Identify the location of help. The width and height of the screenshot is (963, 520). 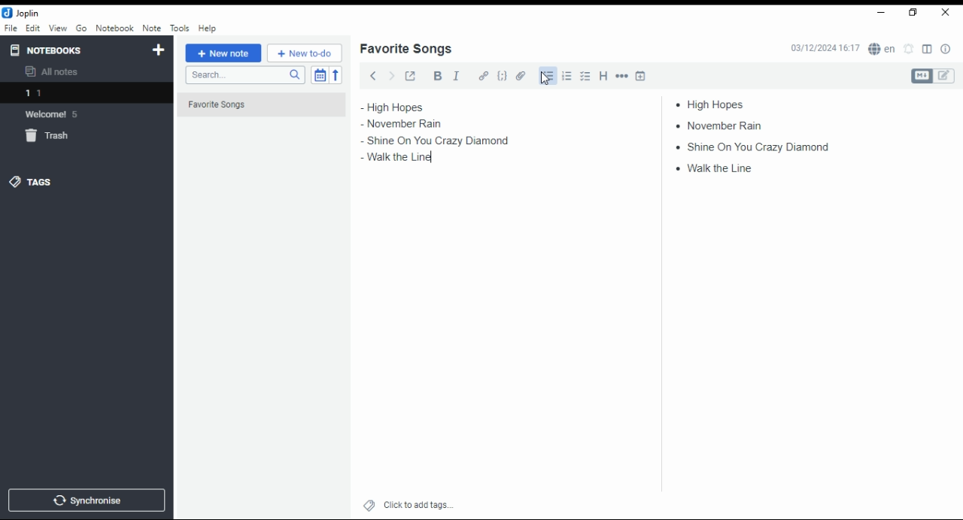
(207, 29).